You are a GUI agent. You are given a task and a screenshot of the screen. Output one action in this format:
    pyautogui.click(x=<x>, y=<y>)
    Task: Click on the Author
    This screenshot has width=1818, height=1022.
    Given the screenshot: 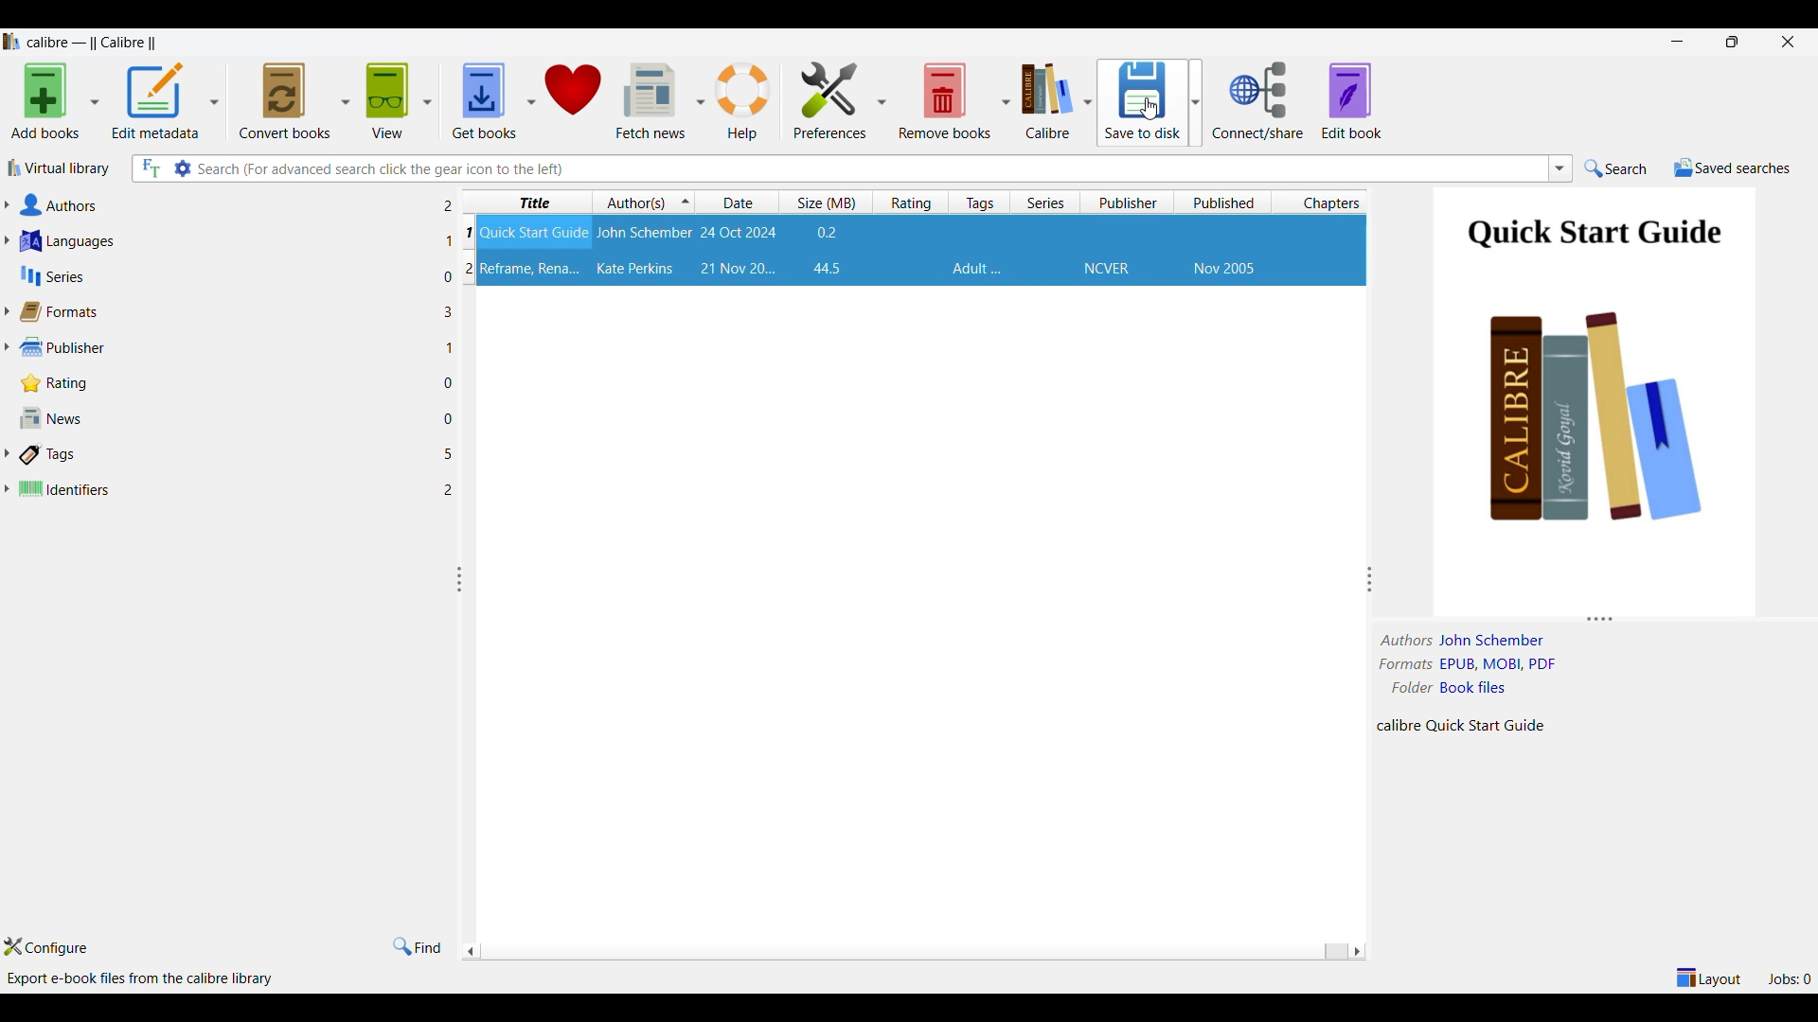 What is the action you would take?
    pyautogui.click(x=636, y=269)
    